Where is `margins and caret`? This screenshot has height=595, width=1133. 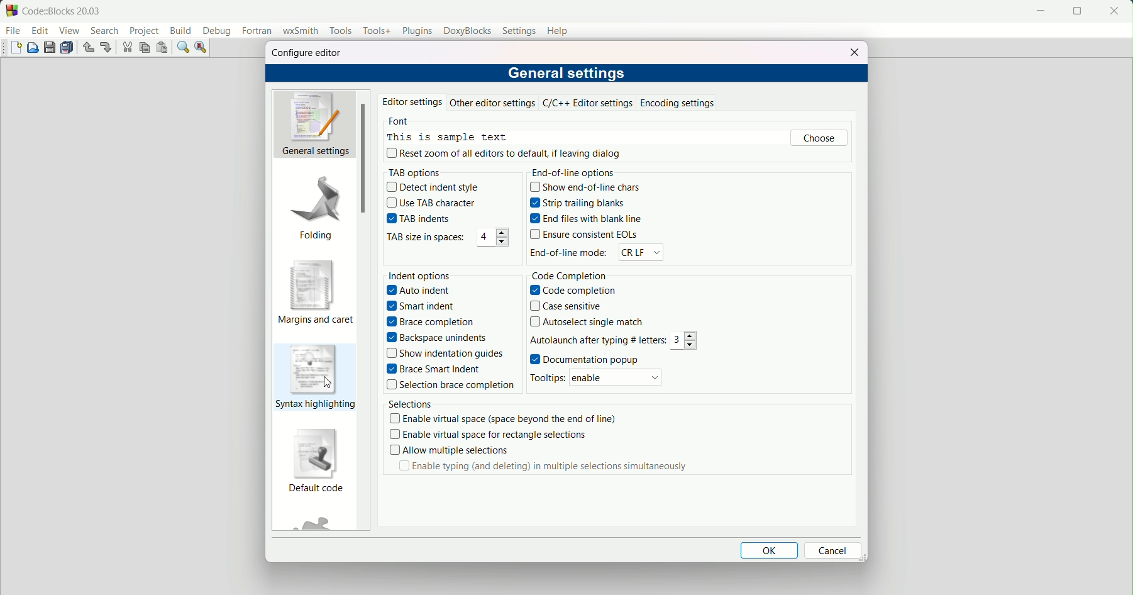 margins and caret is located at coordinates (315, 293).